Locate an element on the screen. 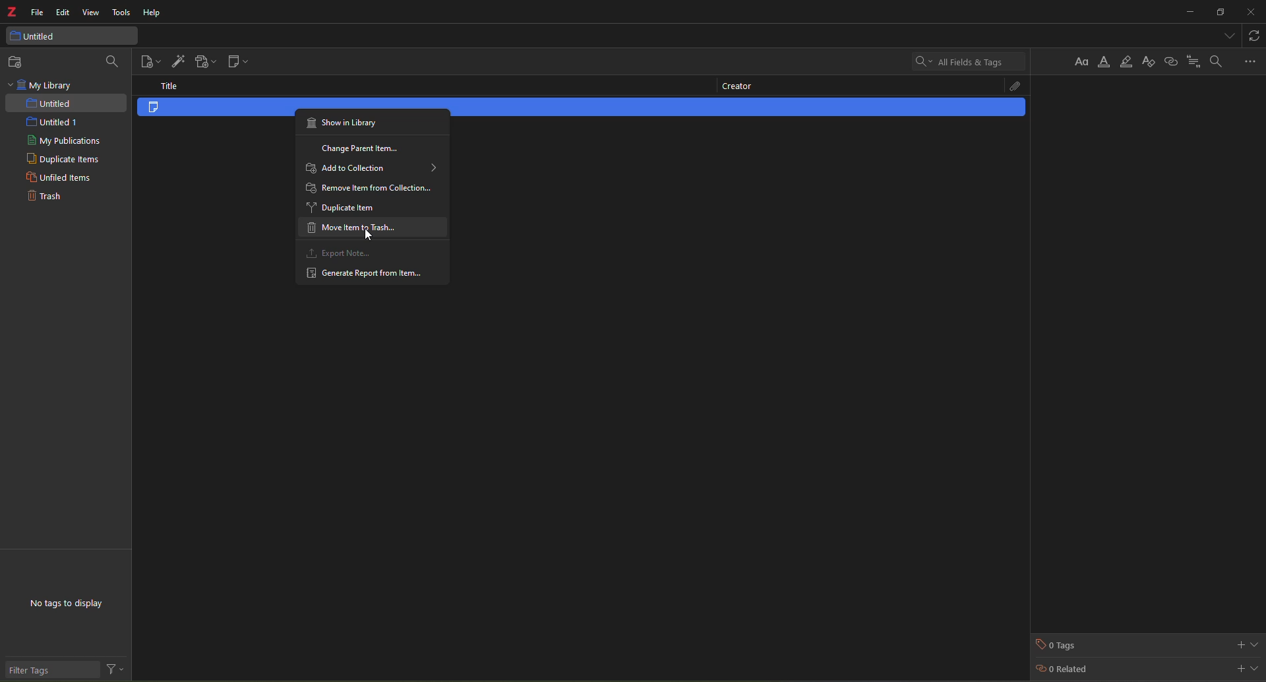  remove item is located at coordinates (370, 188).